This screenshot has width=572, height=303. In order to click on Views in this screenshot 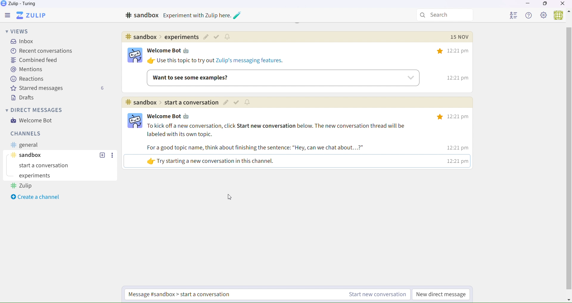, I will do `click(18, 31)`.